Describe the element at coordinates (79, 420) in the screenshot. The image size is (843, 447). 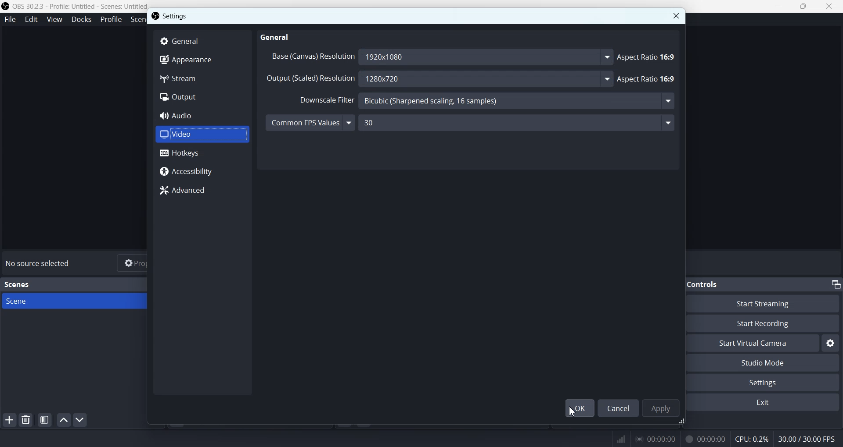
I see `Move scene down` at that location.